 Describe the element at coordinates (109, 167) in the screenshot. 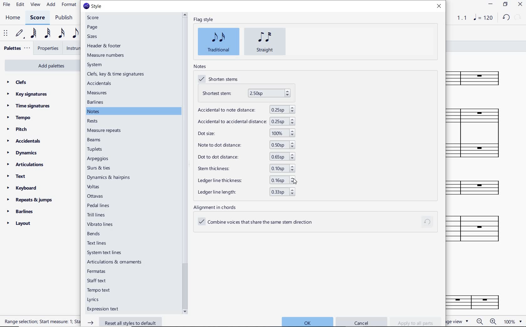

I see `slurs & ties` at that location.